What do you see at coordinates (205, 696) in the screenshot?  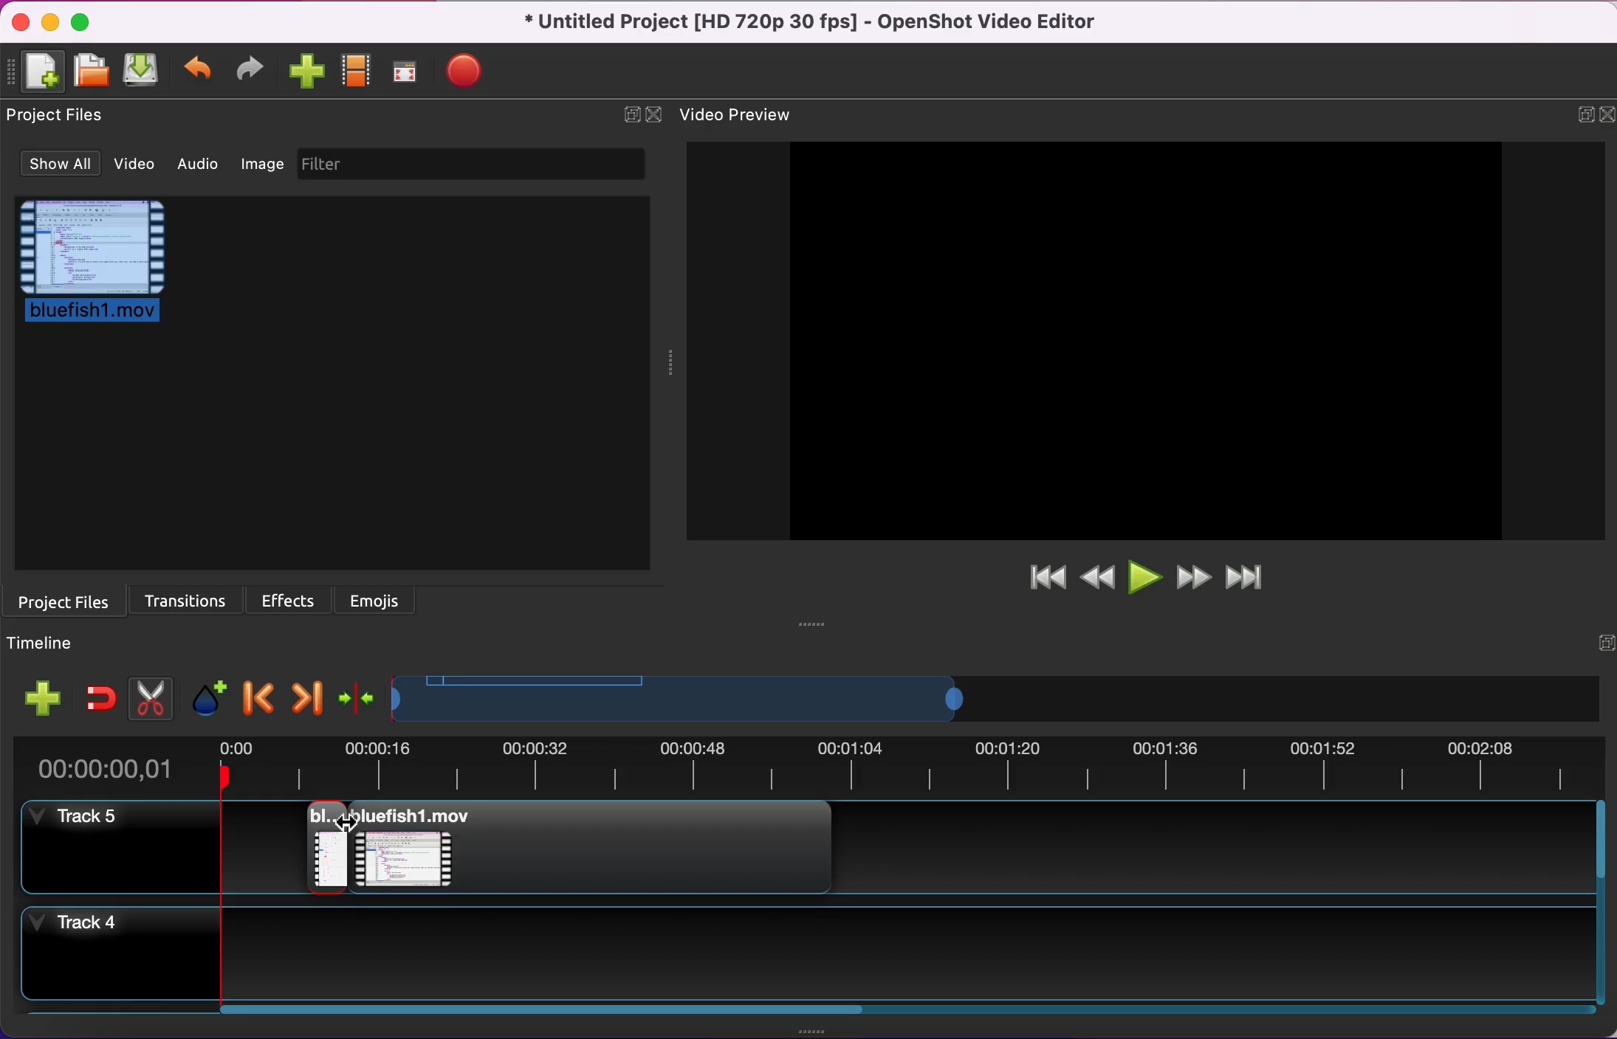 I see `add marker` at bounding box center [205, 696].